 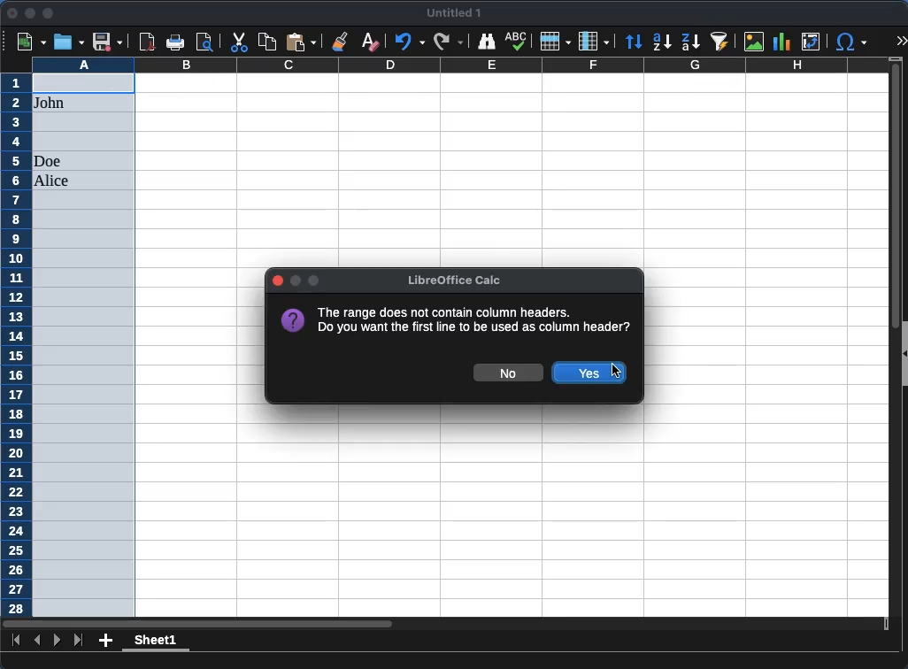 What do you see at coordinates (447, 42) in the screenshot?
I see `redo` at bounding box center [447, 42].